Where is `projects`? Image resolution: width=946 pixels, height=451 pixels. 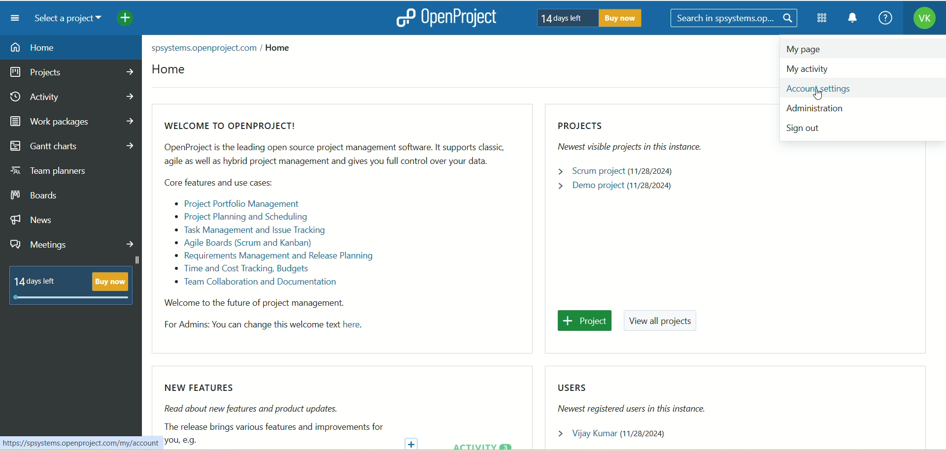 projects is located at coordinates (636, 138).